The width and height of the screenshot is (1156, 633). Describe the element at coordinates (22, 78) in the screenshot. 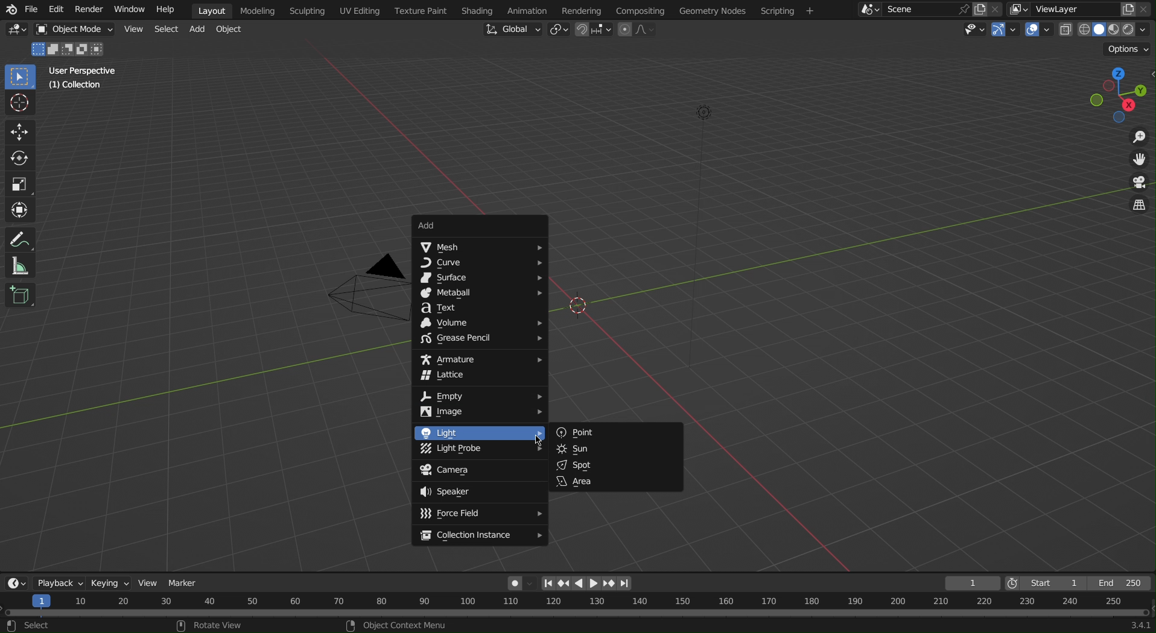

I see `Select Box` at that location.